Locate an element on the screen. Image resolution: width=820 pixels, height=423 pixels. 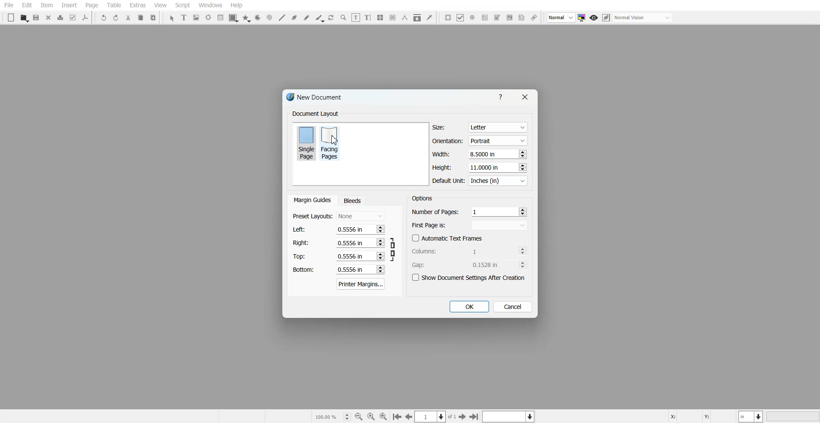
Orientation is located at coordinates (480, 141).